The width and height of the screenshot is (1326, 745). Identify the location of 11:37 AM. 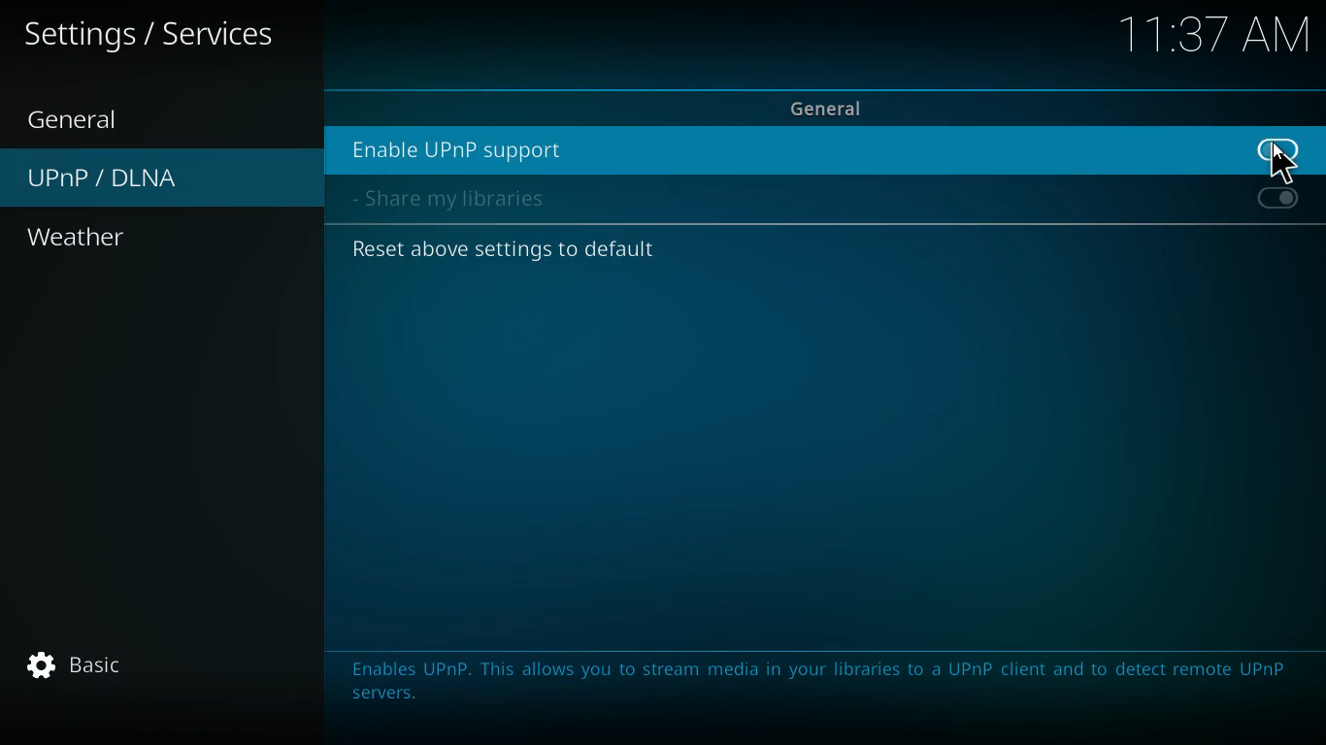
(1217, 37).